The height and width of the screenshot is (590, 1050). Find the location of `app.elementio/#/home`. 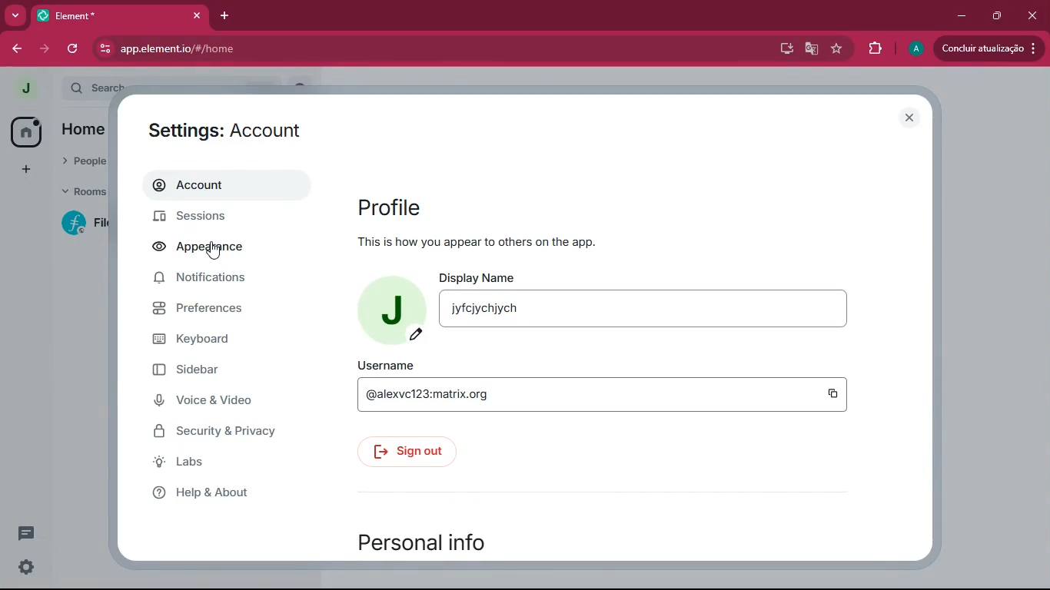

app.elementio/#/home is located at coordinates (281, 50).